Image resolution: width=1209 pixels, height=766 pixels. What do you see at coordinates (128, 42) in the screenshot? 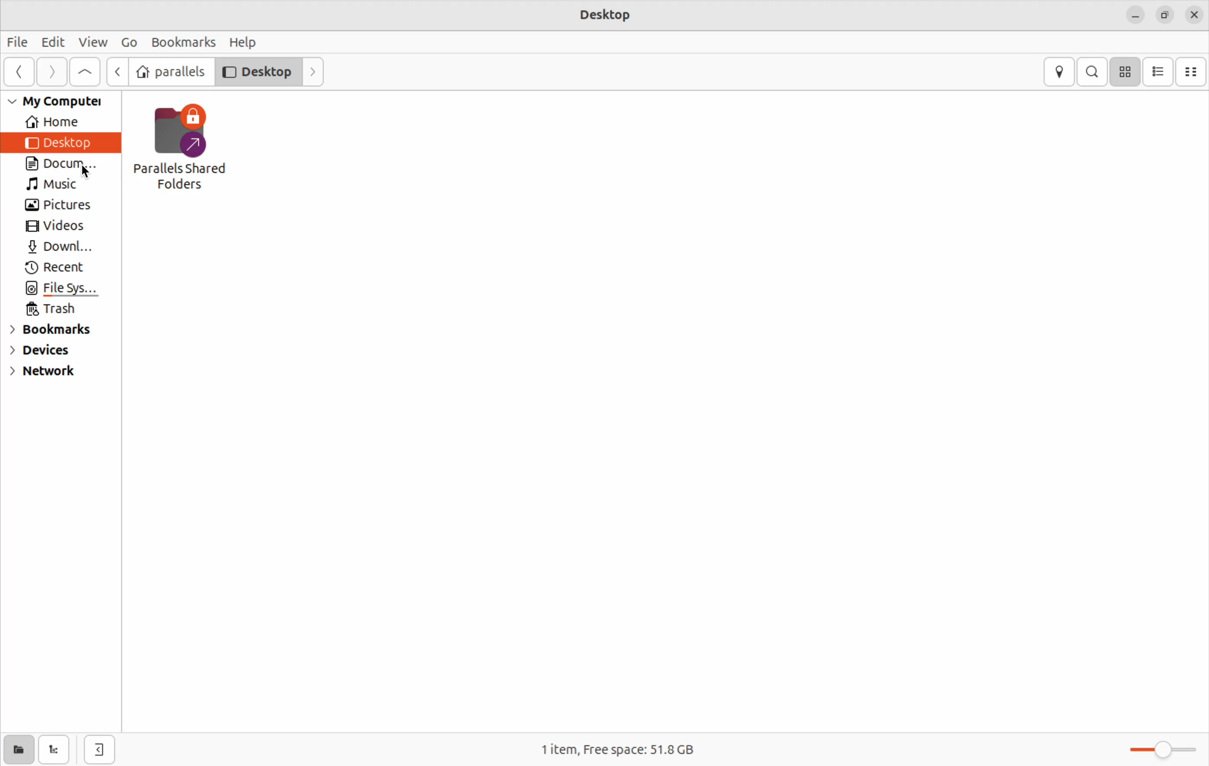
I see `Go` at bounding box center [128, 42].